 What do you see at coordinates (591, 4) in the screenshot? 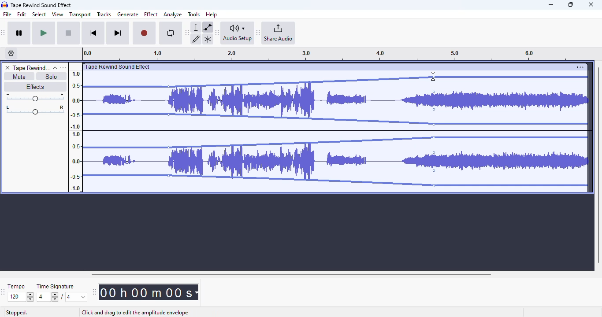
I see `close` at bounding box center [591, 4].